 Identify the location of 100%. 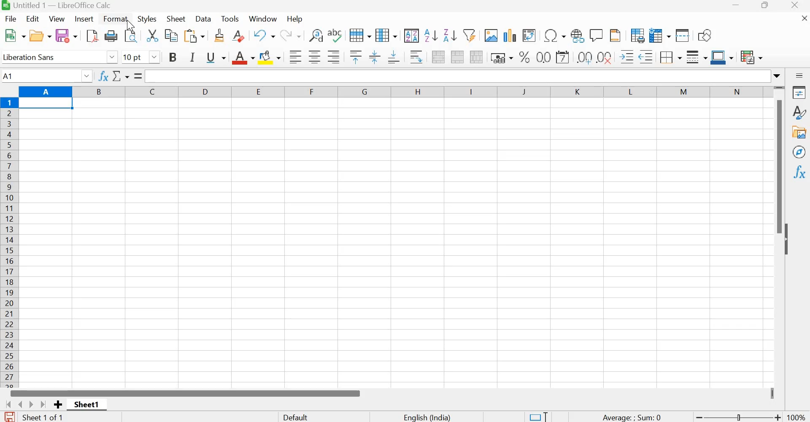
(798, 417).